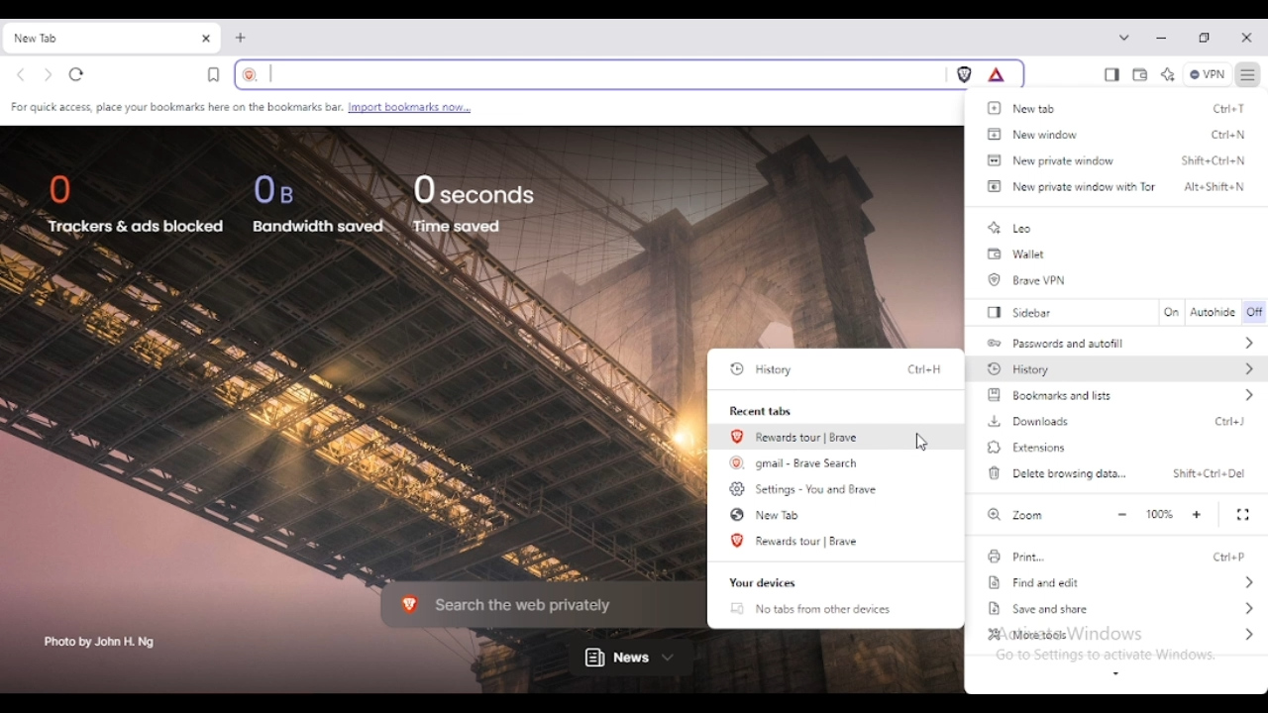  Describe the element at coordinates (1028, 421) in the screenshot. I see `downloads` at that location.